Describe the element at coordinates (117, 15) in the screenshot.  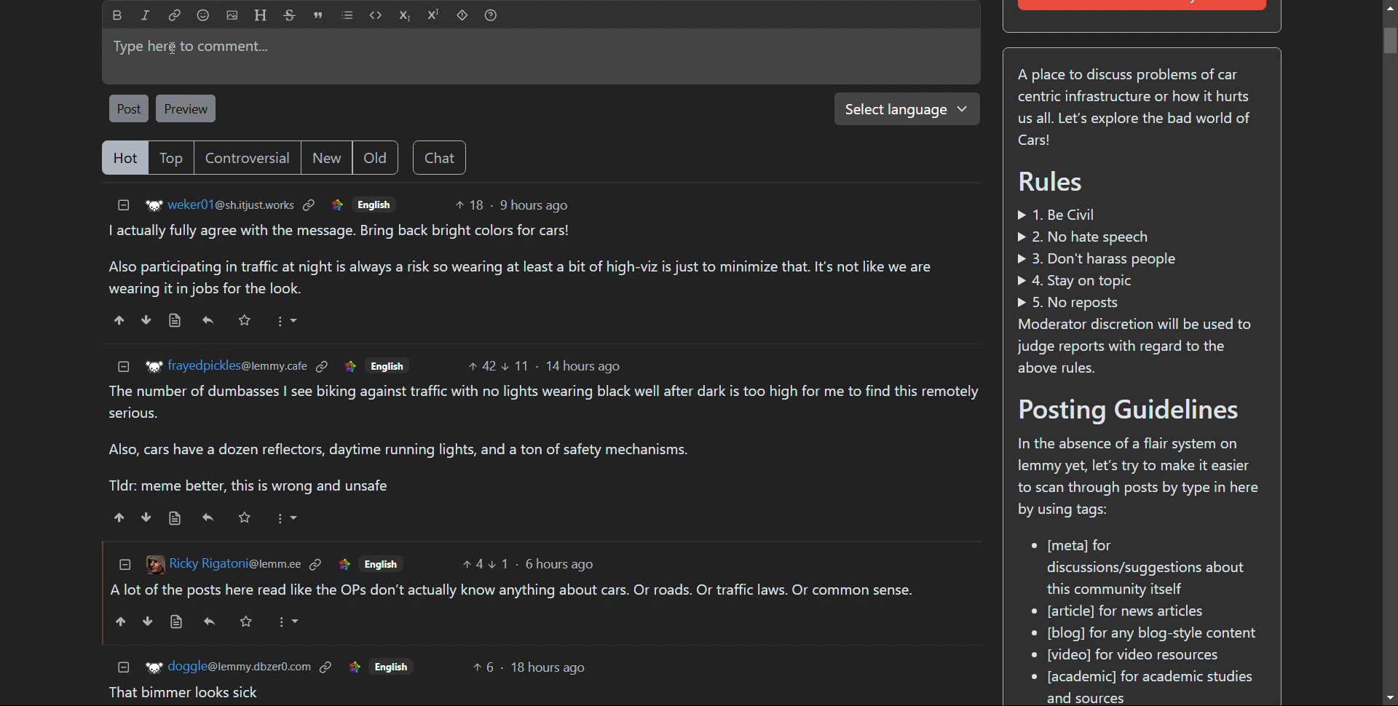
I see `bold` at that location.